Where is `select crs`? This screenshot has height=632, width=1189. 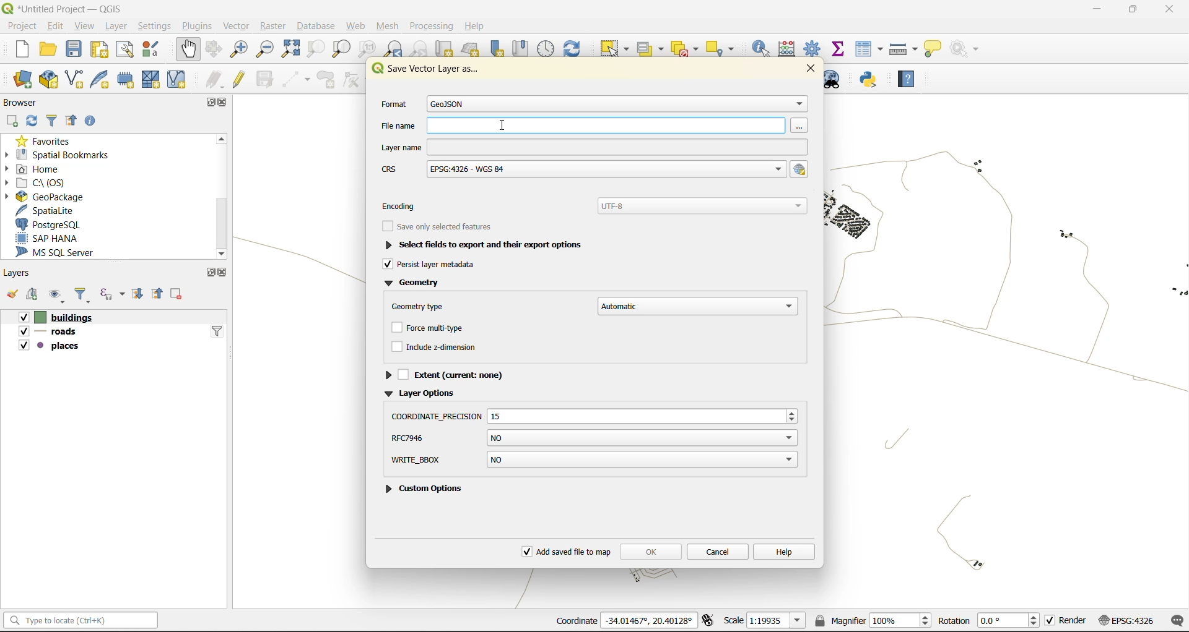 select crs is located at coordinates (801, 169).